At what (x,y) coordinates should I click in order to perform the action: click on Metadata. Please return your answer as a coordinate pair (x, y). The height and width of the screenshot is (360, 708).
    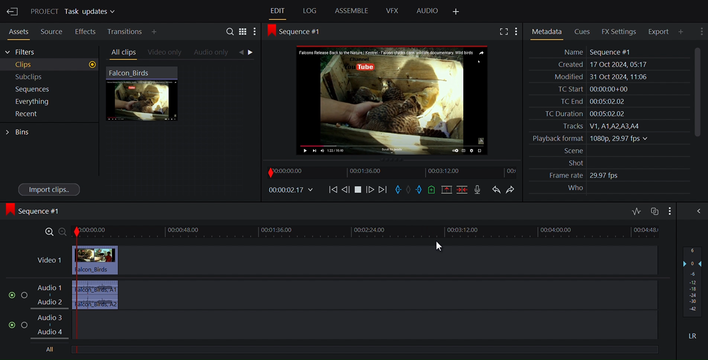
    Looking at the image, I should click on (547, 30).